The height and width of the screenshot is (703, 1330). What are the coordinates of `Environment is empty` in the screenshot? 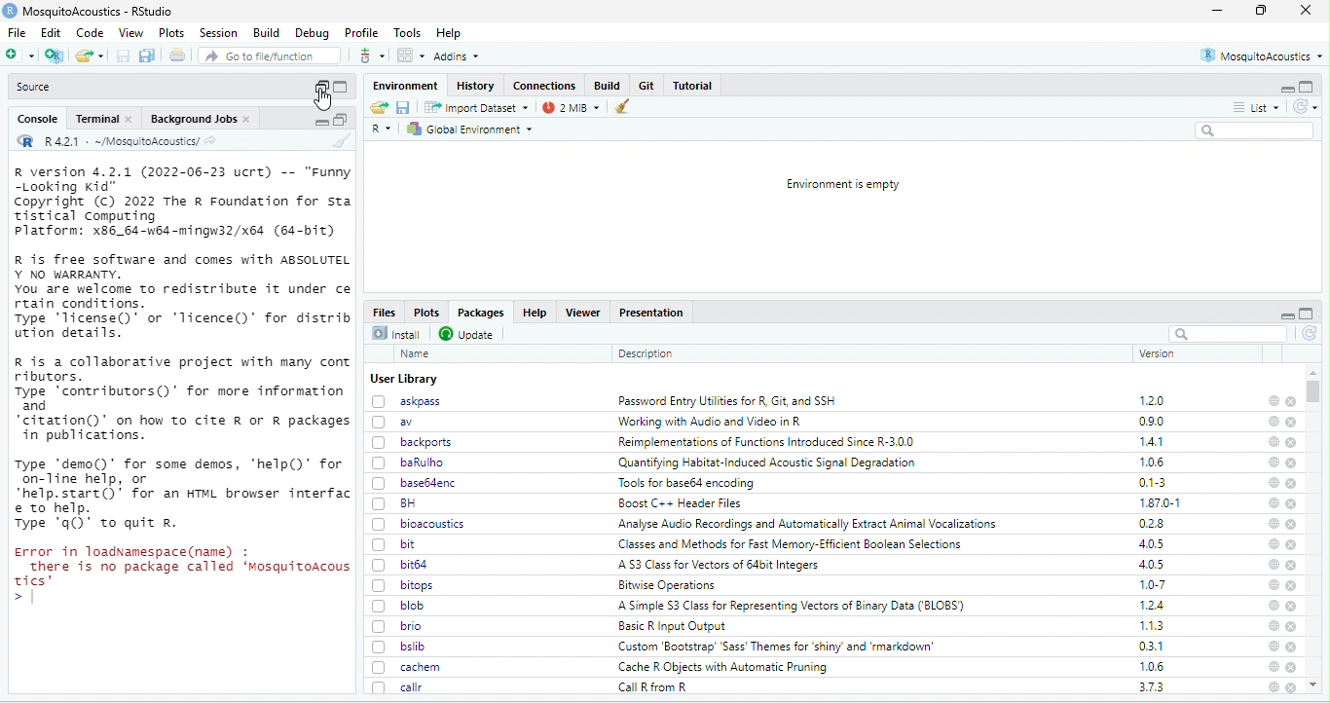 It's located at (845, 184).